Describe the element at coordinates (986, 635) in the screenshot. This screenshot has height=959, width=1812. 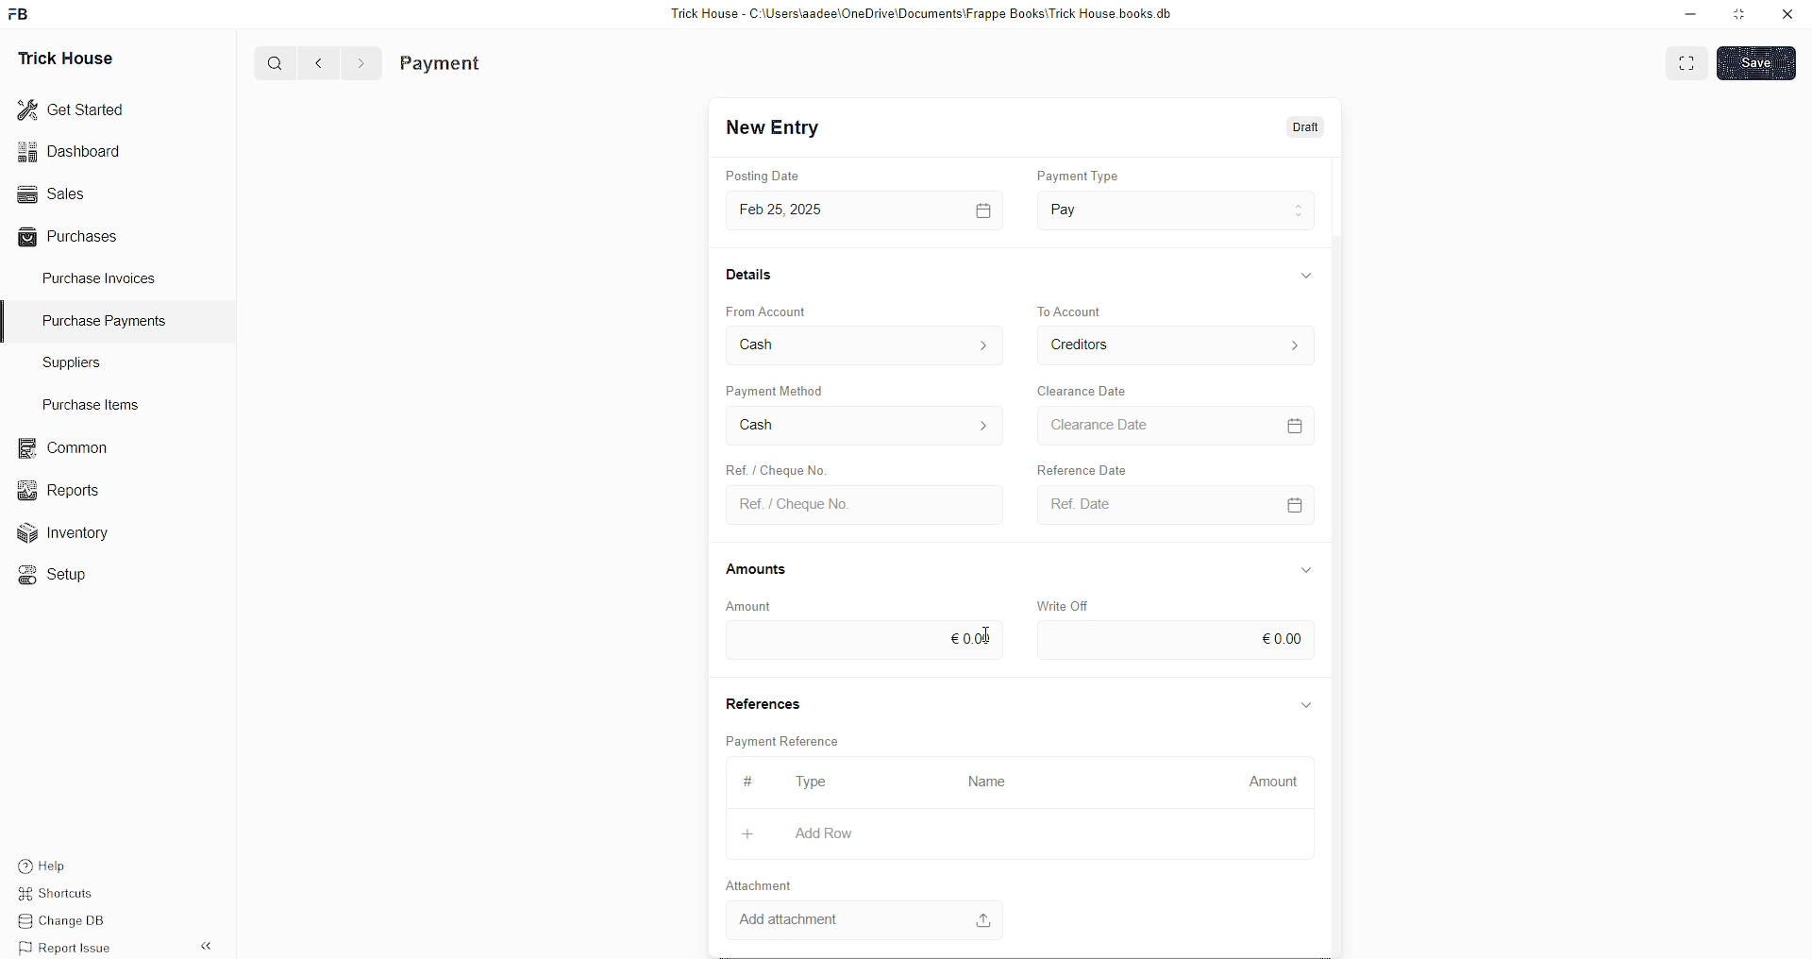
I see `cursor` at that location.